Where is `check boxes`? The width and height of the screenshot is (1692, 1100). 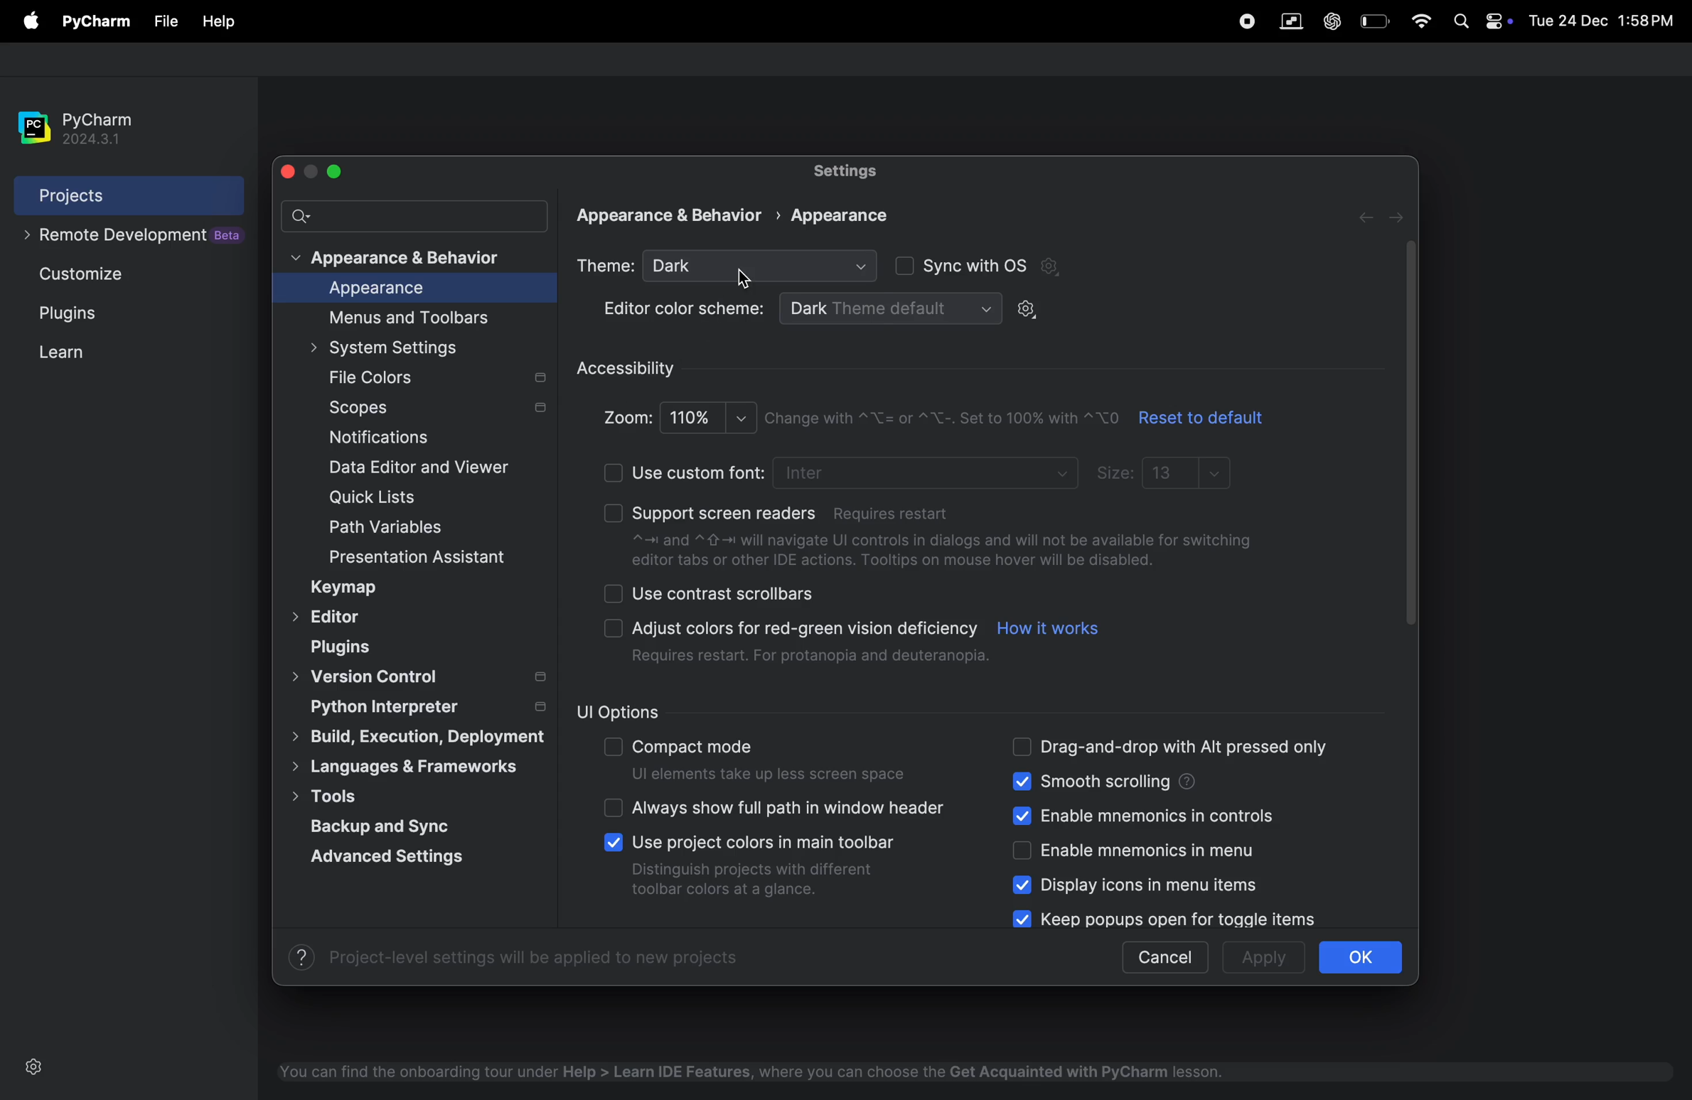 check boxes is located at coordinates (1019, 783).